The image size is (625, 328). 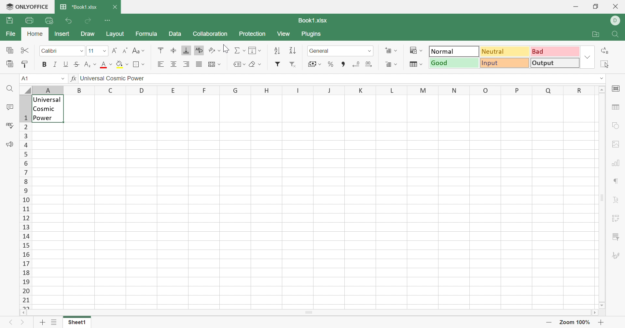 I want to click on Input, so click(x=506, y=63).